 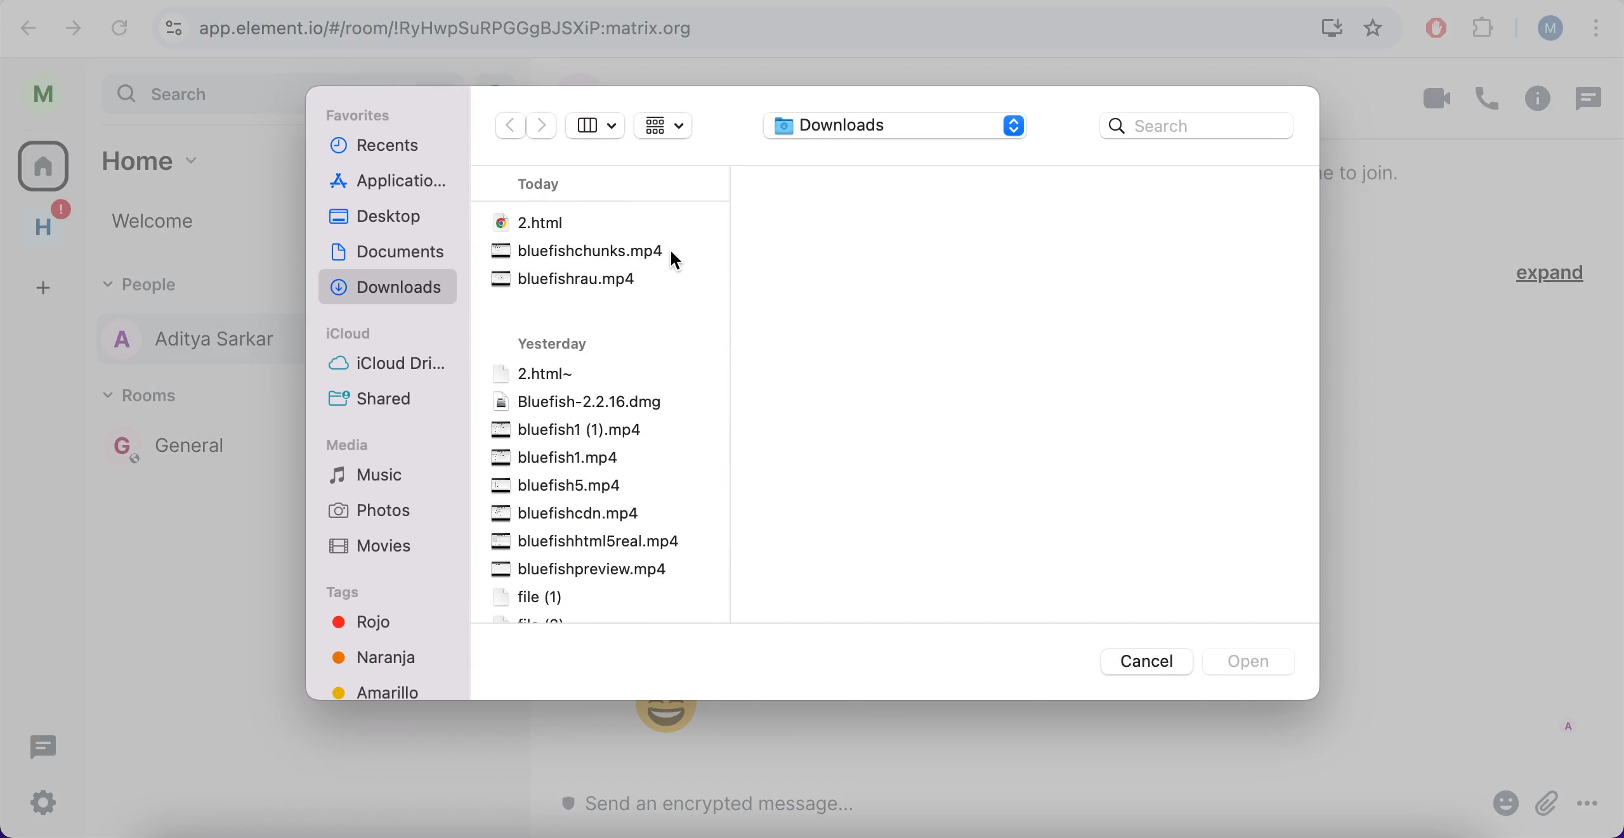 I want to click on backward, so click(x=27, y=30).